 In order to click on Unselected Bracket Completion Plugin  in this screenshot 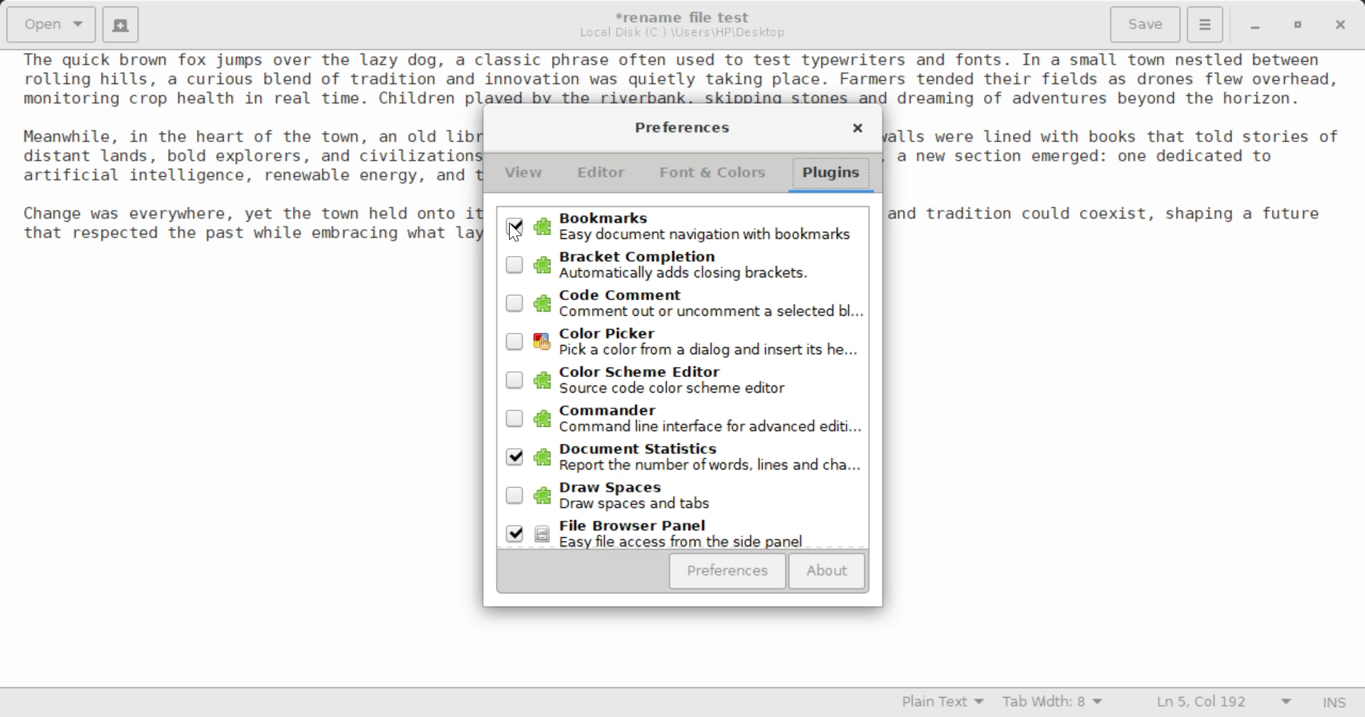, I will do `click(683, 266)`.